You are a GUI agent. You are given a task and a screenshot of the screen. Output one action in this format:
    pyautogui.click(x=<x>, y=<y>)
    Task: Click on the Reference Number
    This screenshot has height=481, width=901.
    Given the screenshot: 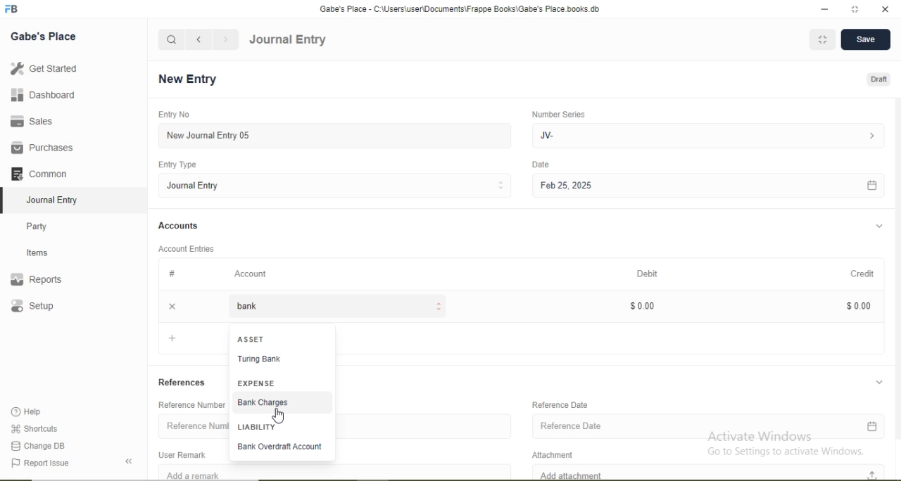 What is the action you would take?
    pyautogui.click(x=189, y=404)
    